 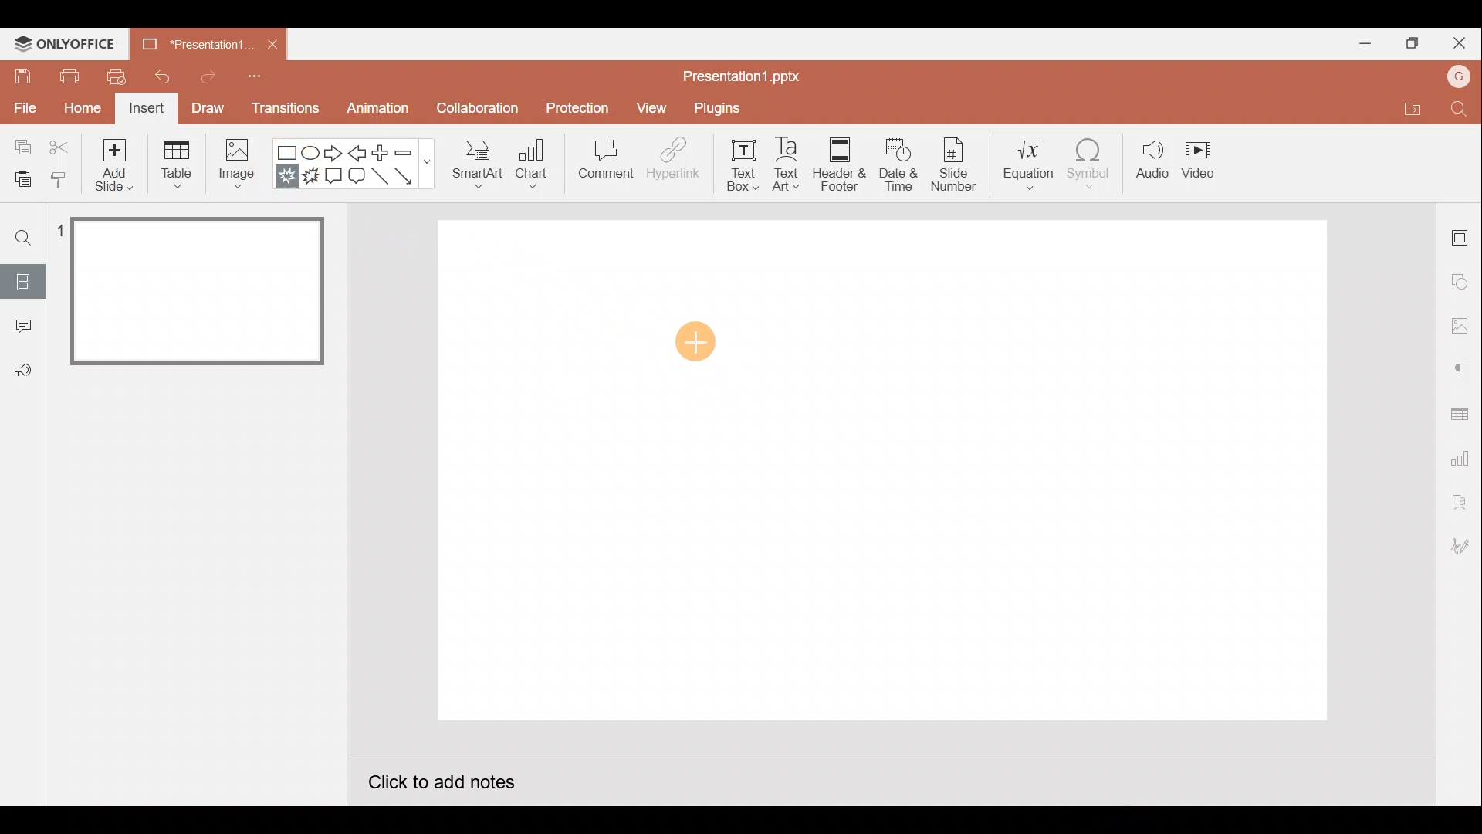 I want to click on Feedback & support, so click(x=22, y=371).